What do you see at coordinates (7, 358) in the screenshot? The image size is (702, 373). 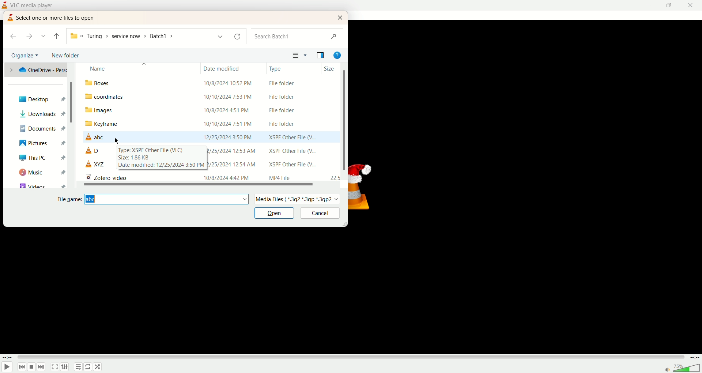 I see `time` at bounding box center [7, 358].